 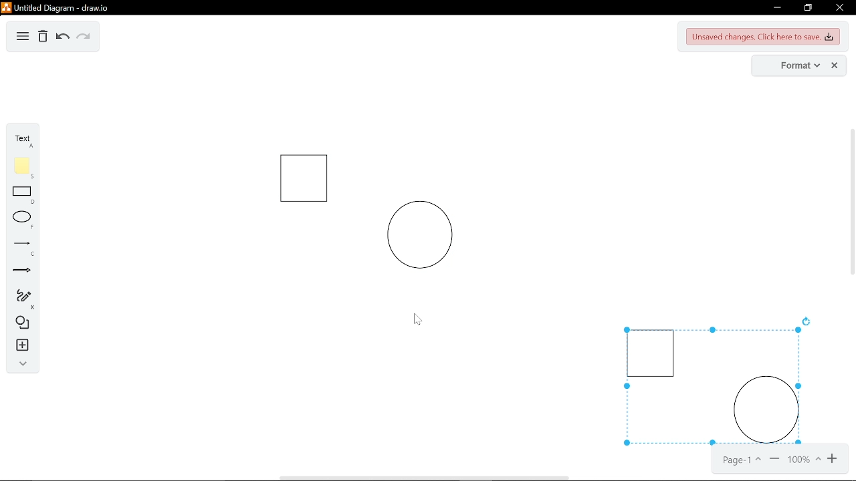 I want to click on redo, so click(x=83, y=37).